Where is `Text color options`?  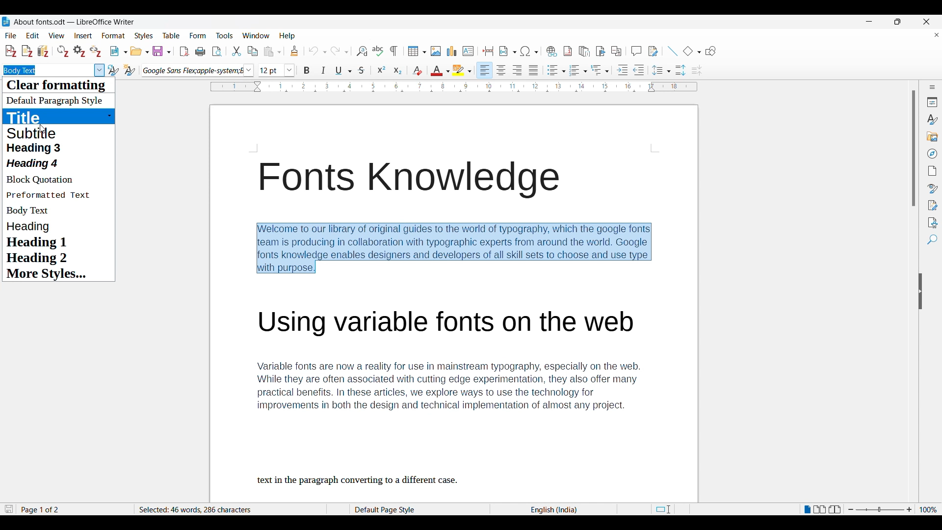 Text color options is located at coordinates (441, 70).